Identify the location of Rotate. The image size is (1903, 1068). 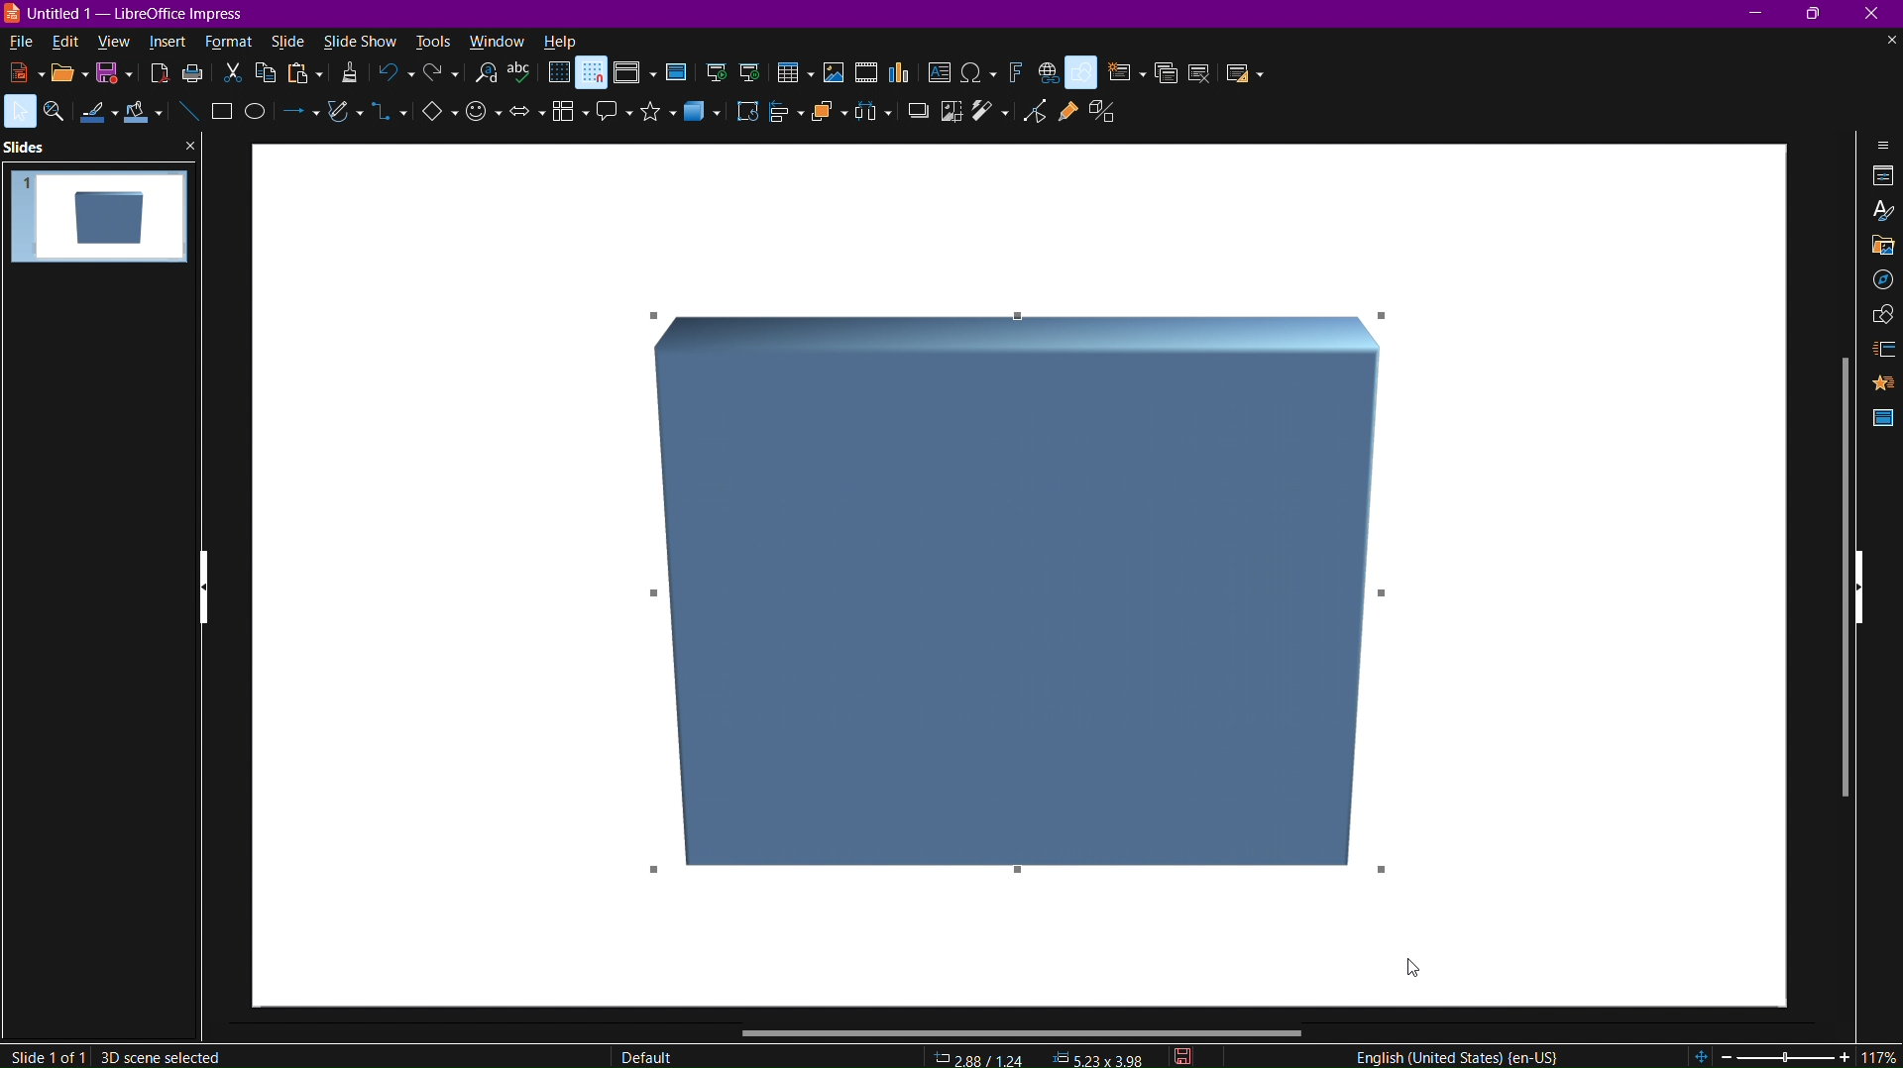
(748, 118).